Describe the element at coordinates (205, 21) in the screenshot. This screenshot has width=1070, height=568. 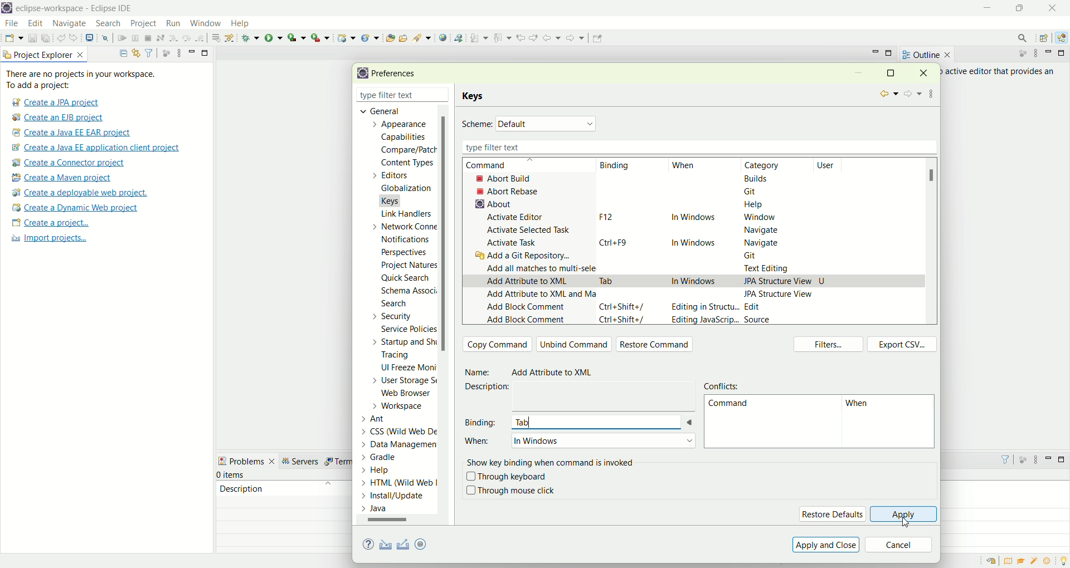
I see `window` at that location.